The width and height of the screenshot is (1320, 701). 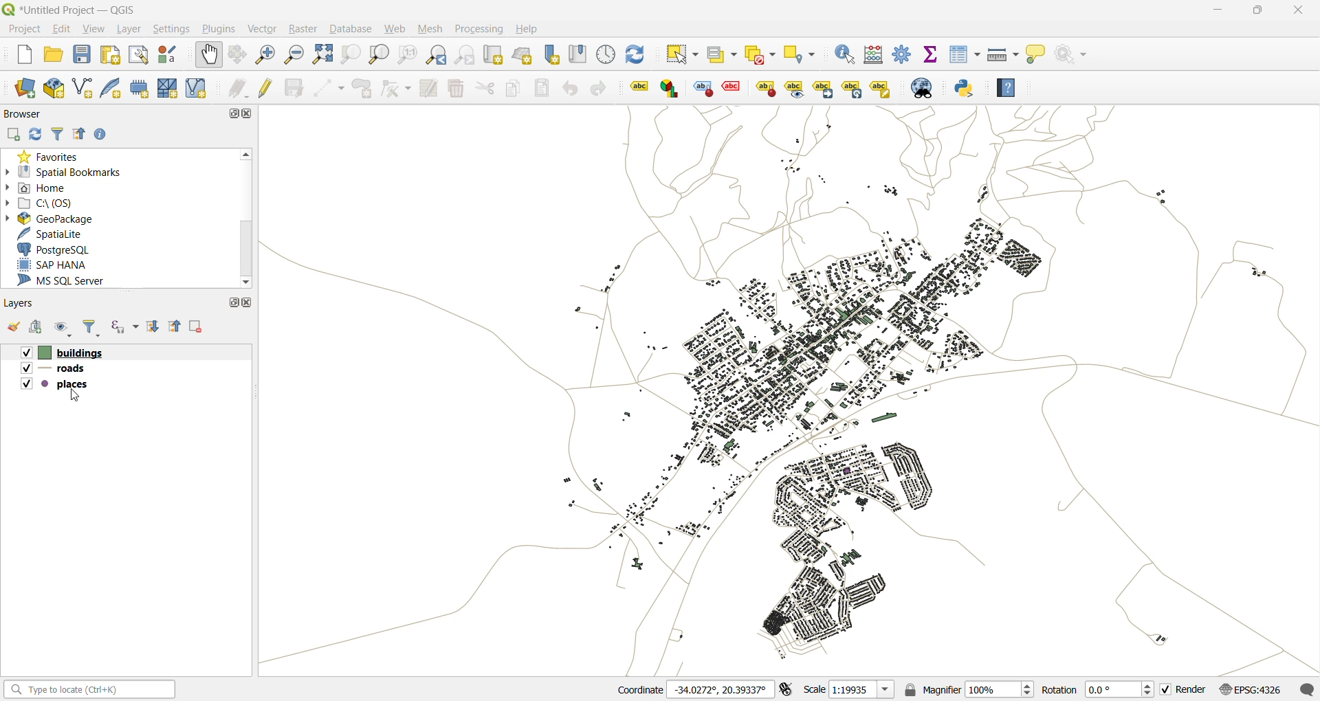 What do you see at coordinates (481, 30) in the screenshot?
I see `processing` at bounding box center [481, 30].